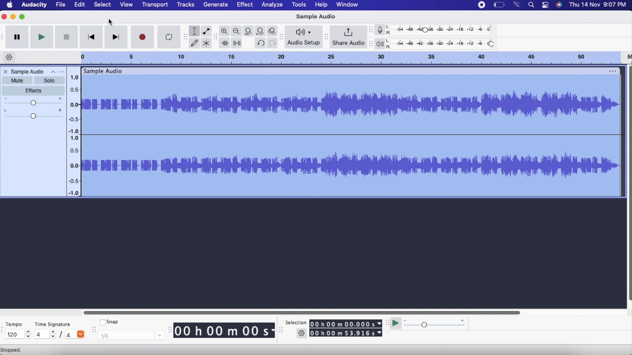  I want to click on Playback meter, so click(382, 44).